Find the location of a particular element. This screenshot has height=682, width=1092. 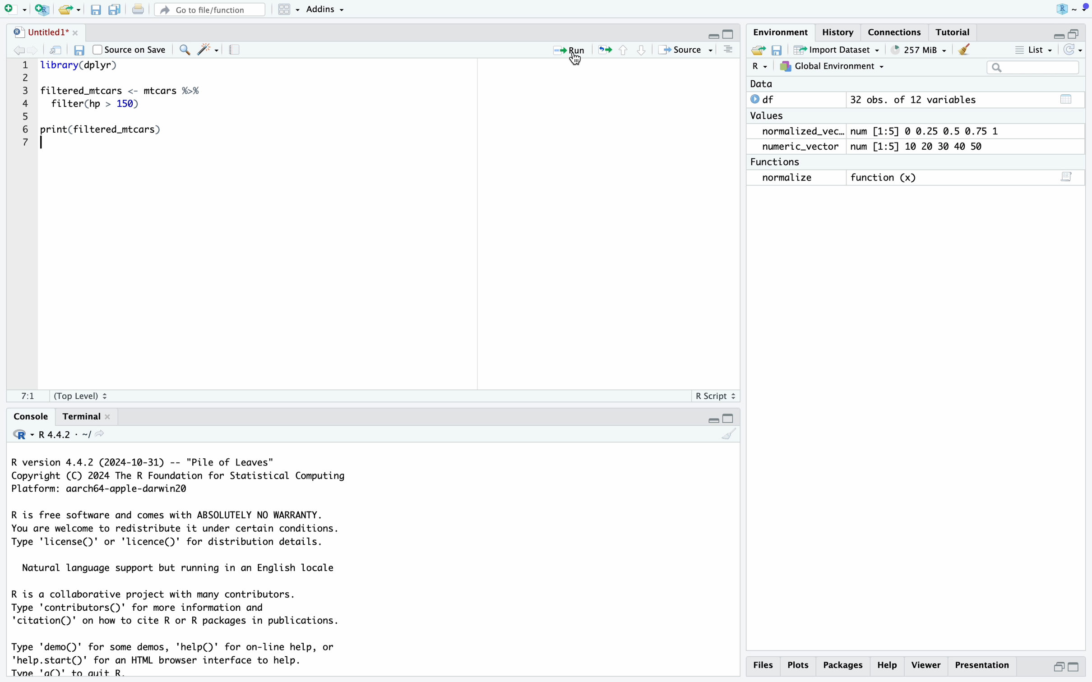

Packages is located at coordinates (886, 666).